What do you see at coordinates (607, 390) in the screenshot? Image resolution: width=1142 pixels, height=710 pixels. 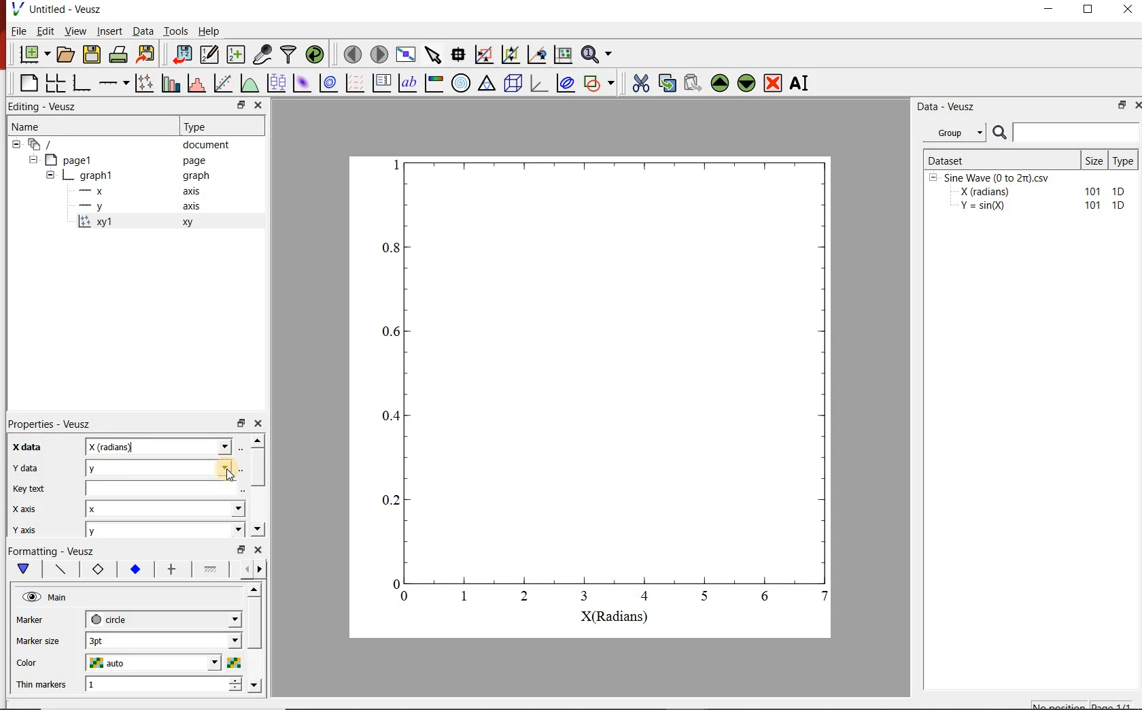 I see `BS —
0.8
0.6
0.4
0.2
0 0.2 0.4 0.6 0.8 1` at bounding box center [607, 390].